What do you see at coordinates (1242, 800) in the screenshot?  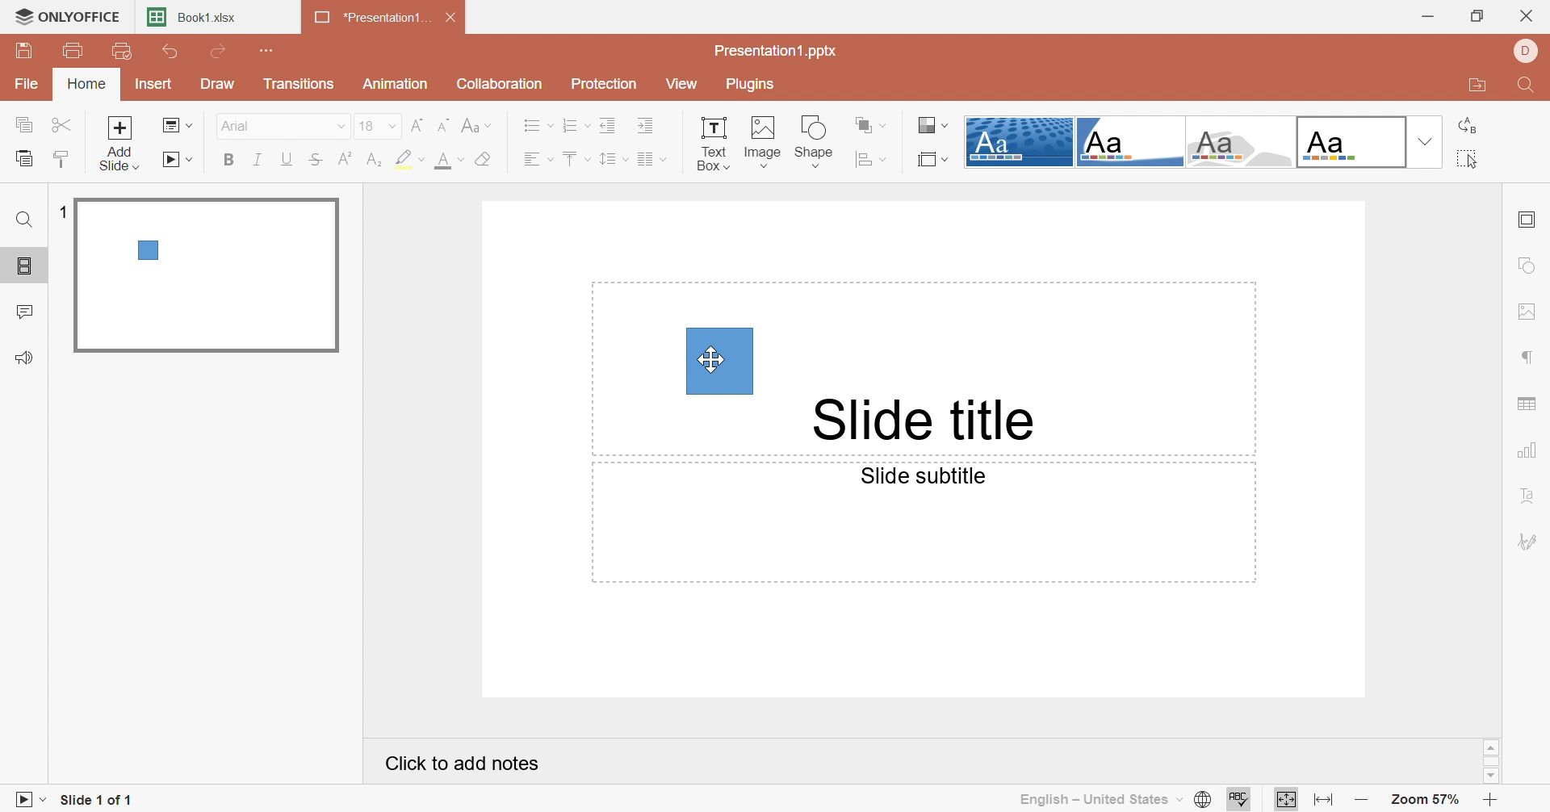 I see `Check spelling` at bounding box center [1242, 800].